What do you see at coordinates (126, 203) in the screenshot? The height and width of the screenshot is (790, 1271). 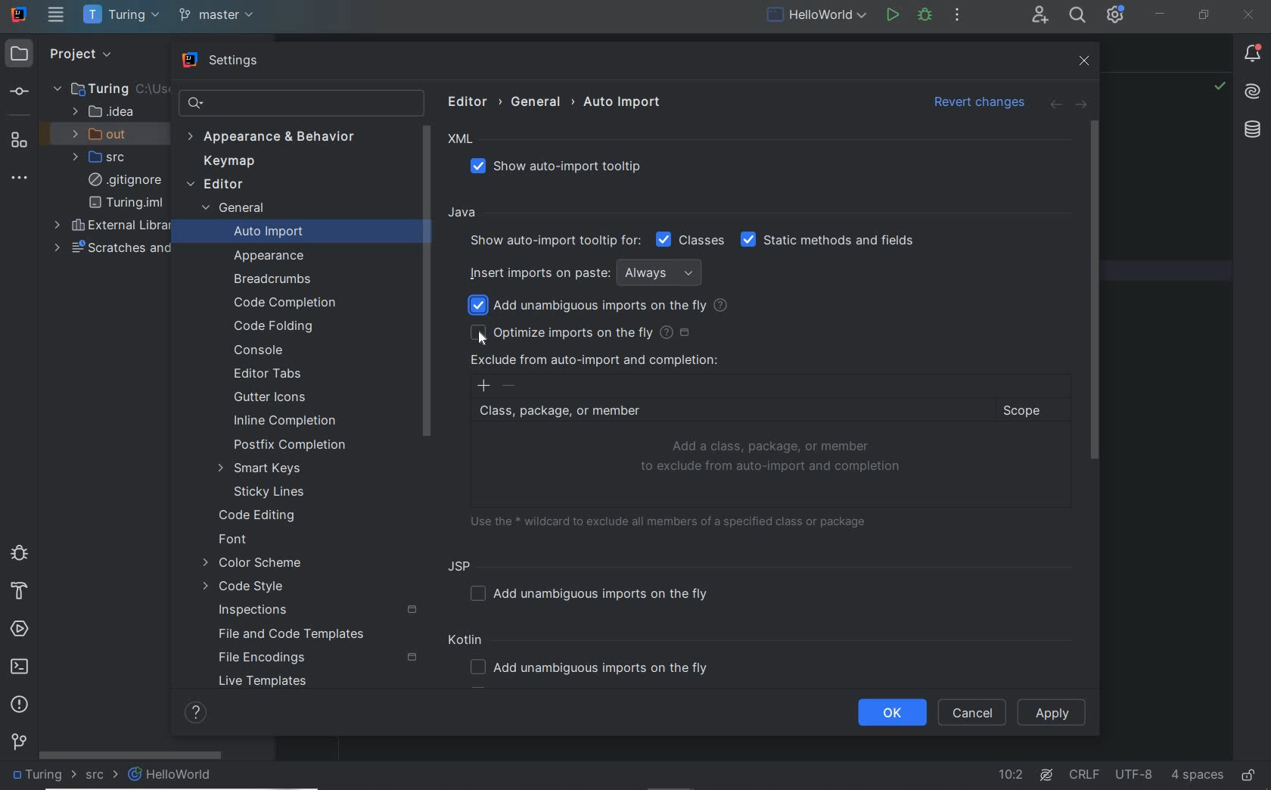 I see `turing.iml` at bounding box center [126, 203].